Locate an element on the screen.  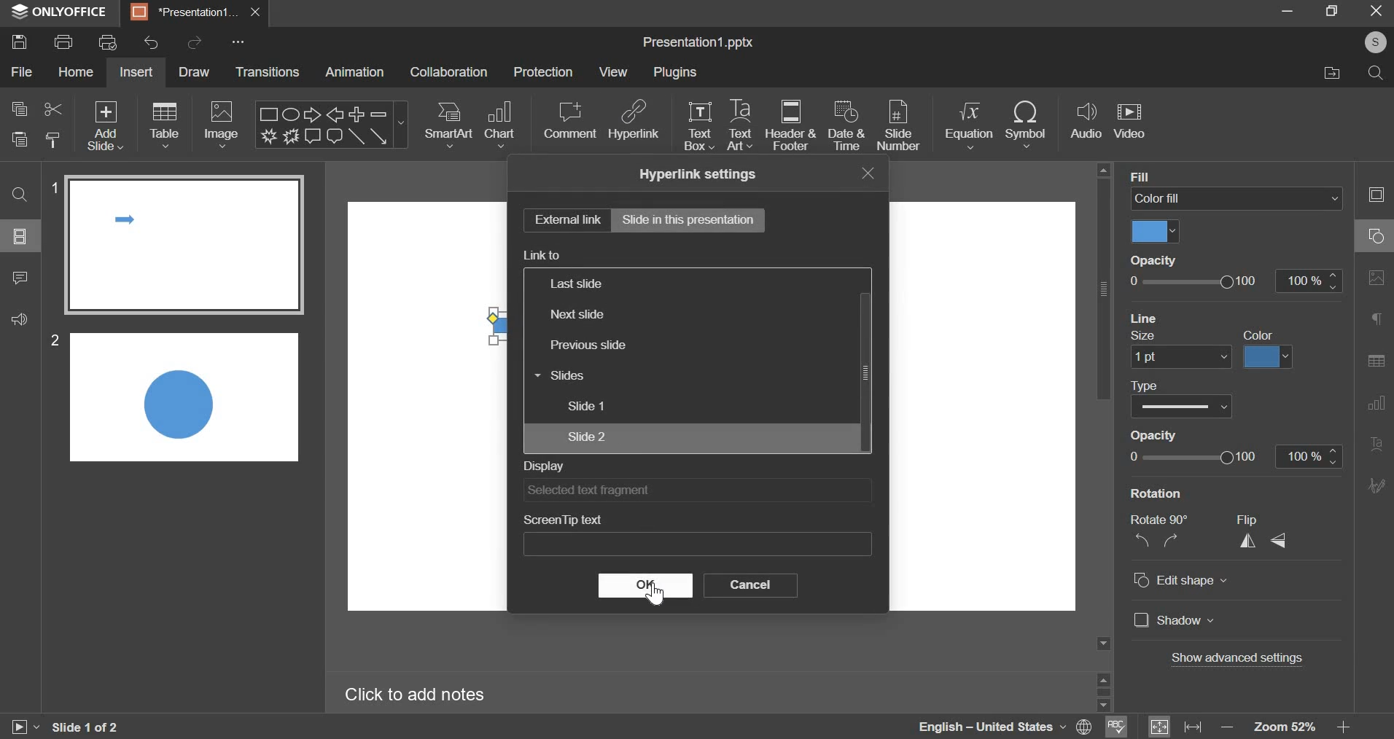
previous slide is located at coordinates (588, 345).